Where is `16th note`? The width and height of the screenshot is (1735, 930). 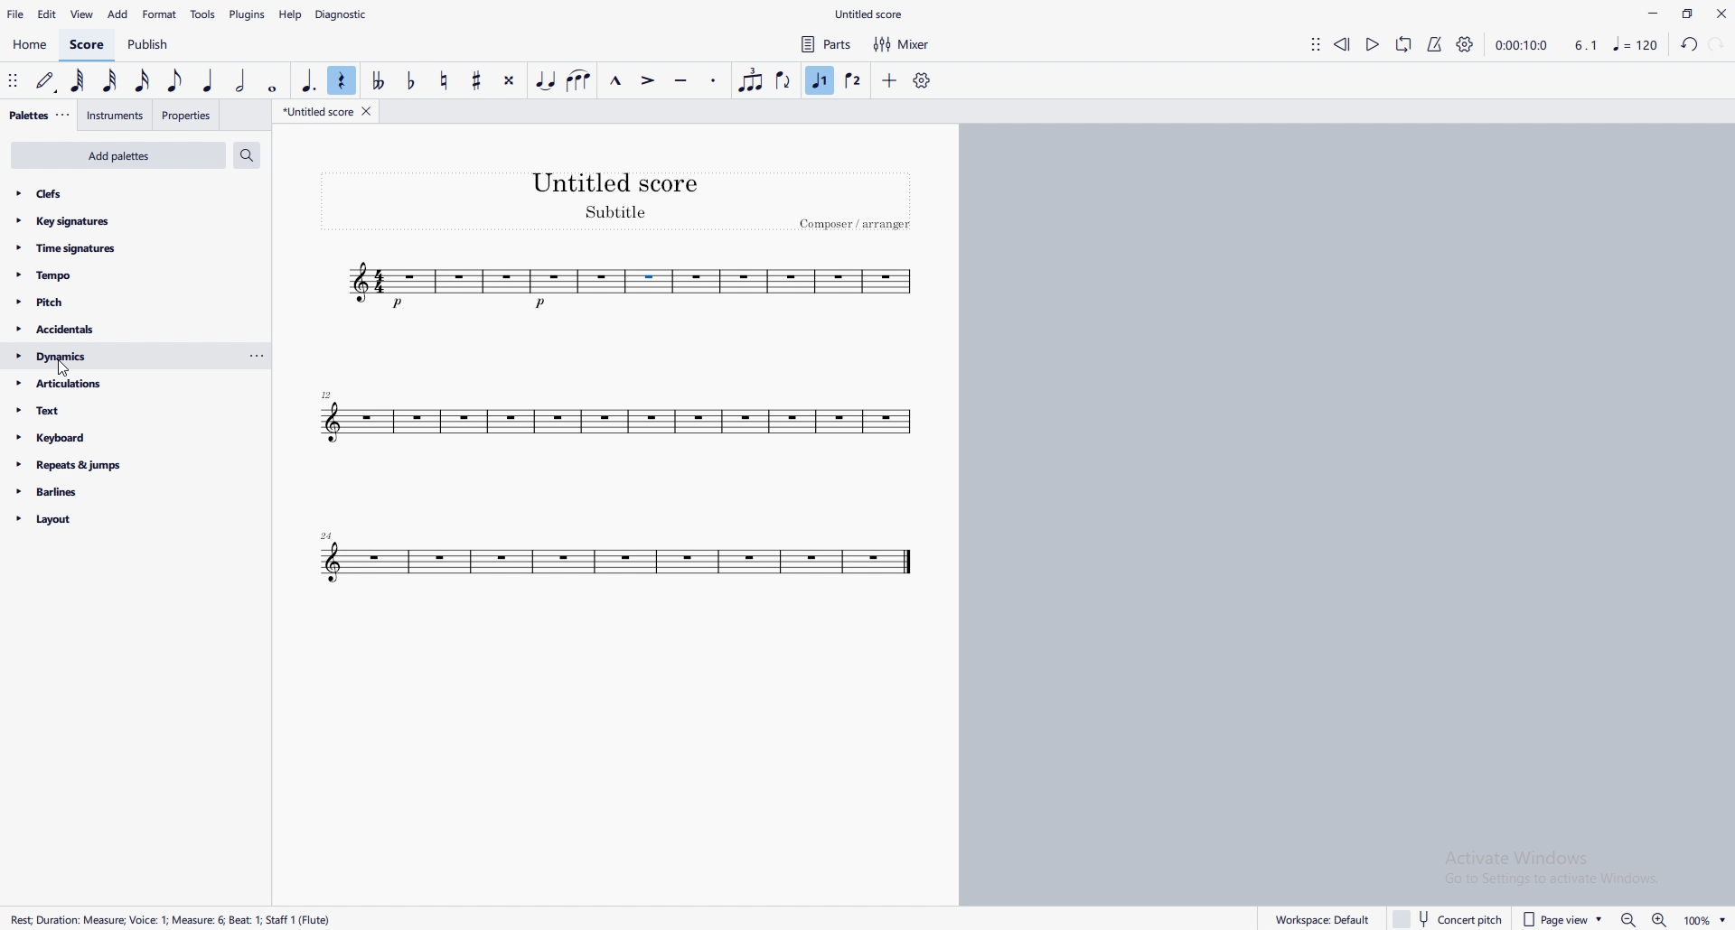
16th note is located at coordinates (143, 81).